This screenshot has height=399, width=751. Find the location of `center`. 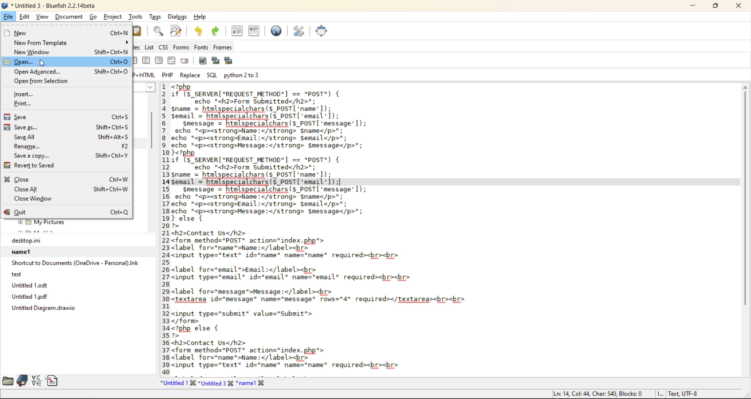

center is located at coordinates (147, 61).